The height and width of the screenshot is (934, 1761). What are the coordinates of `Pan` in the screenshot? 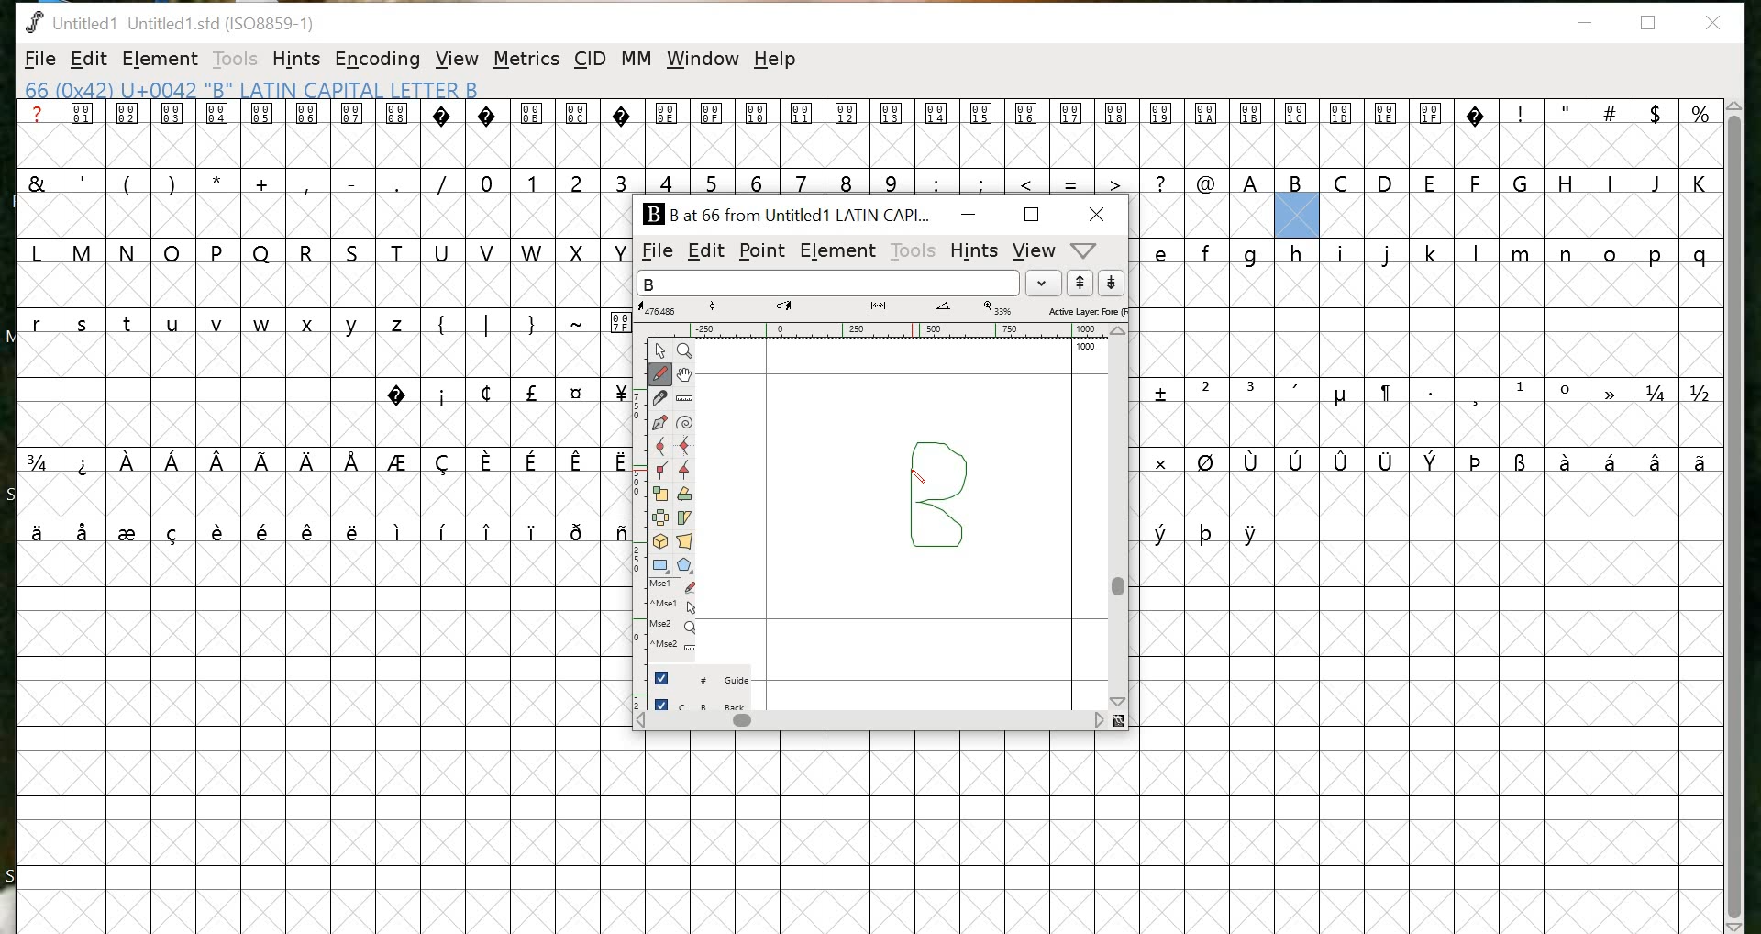 It's located at (685, 376).